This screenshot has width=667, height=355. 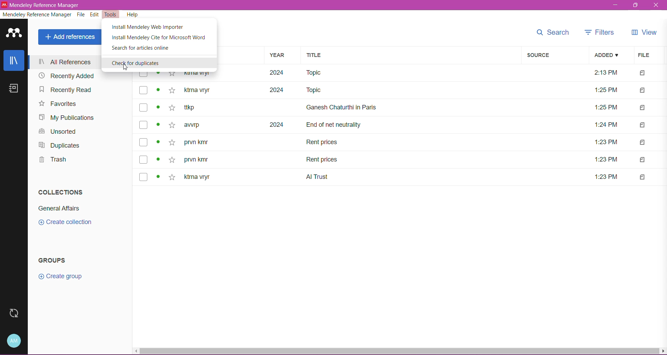 What do you see at coordinates (196, 160) in the screenshot?
I see `author` at bounding box center [196, 160].